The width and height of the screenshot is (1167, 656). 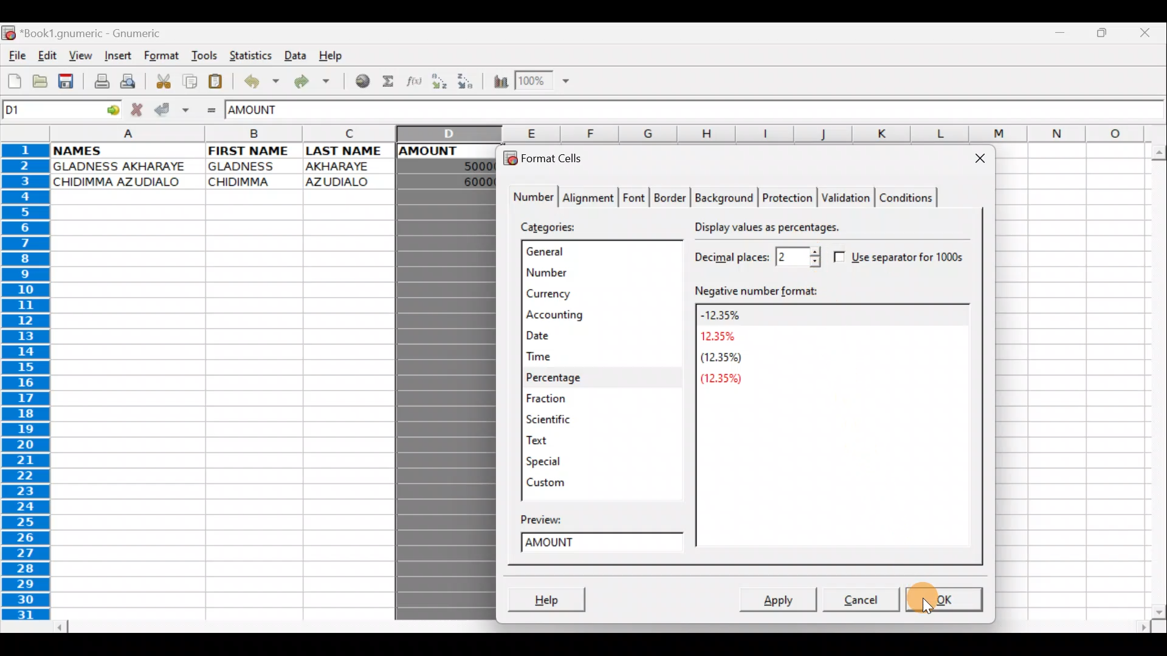 What do you see at coordinates (339, 166) in the screenshot?
I see `AKHARAYE` at bounding box center [339, 166].